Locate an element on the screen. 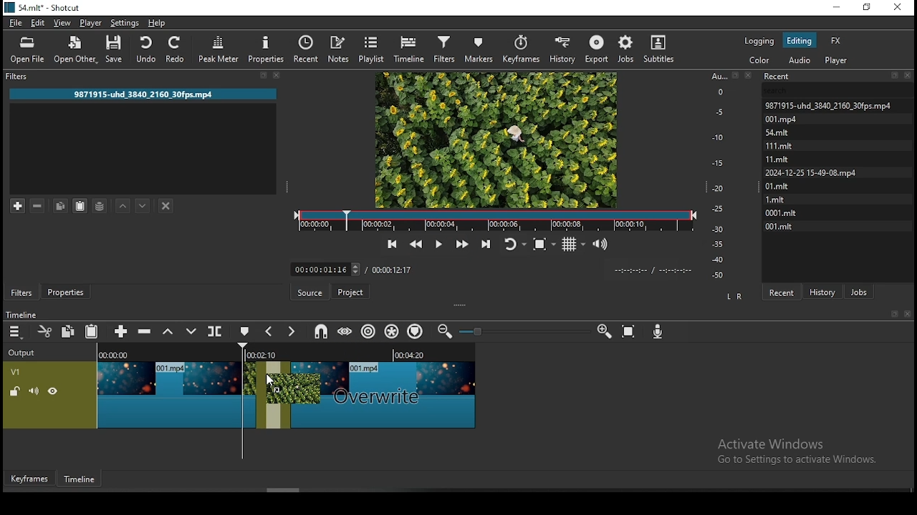 The image size is (917, 515). properties is located at coordinates (267, 49).